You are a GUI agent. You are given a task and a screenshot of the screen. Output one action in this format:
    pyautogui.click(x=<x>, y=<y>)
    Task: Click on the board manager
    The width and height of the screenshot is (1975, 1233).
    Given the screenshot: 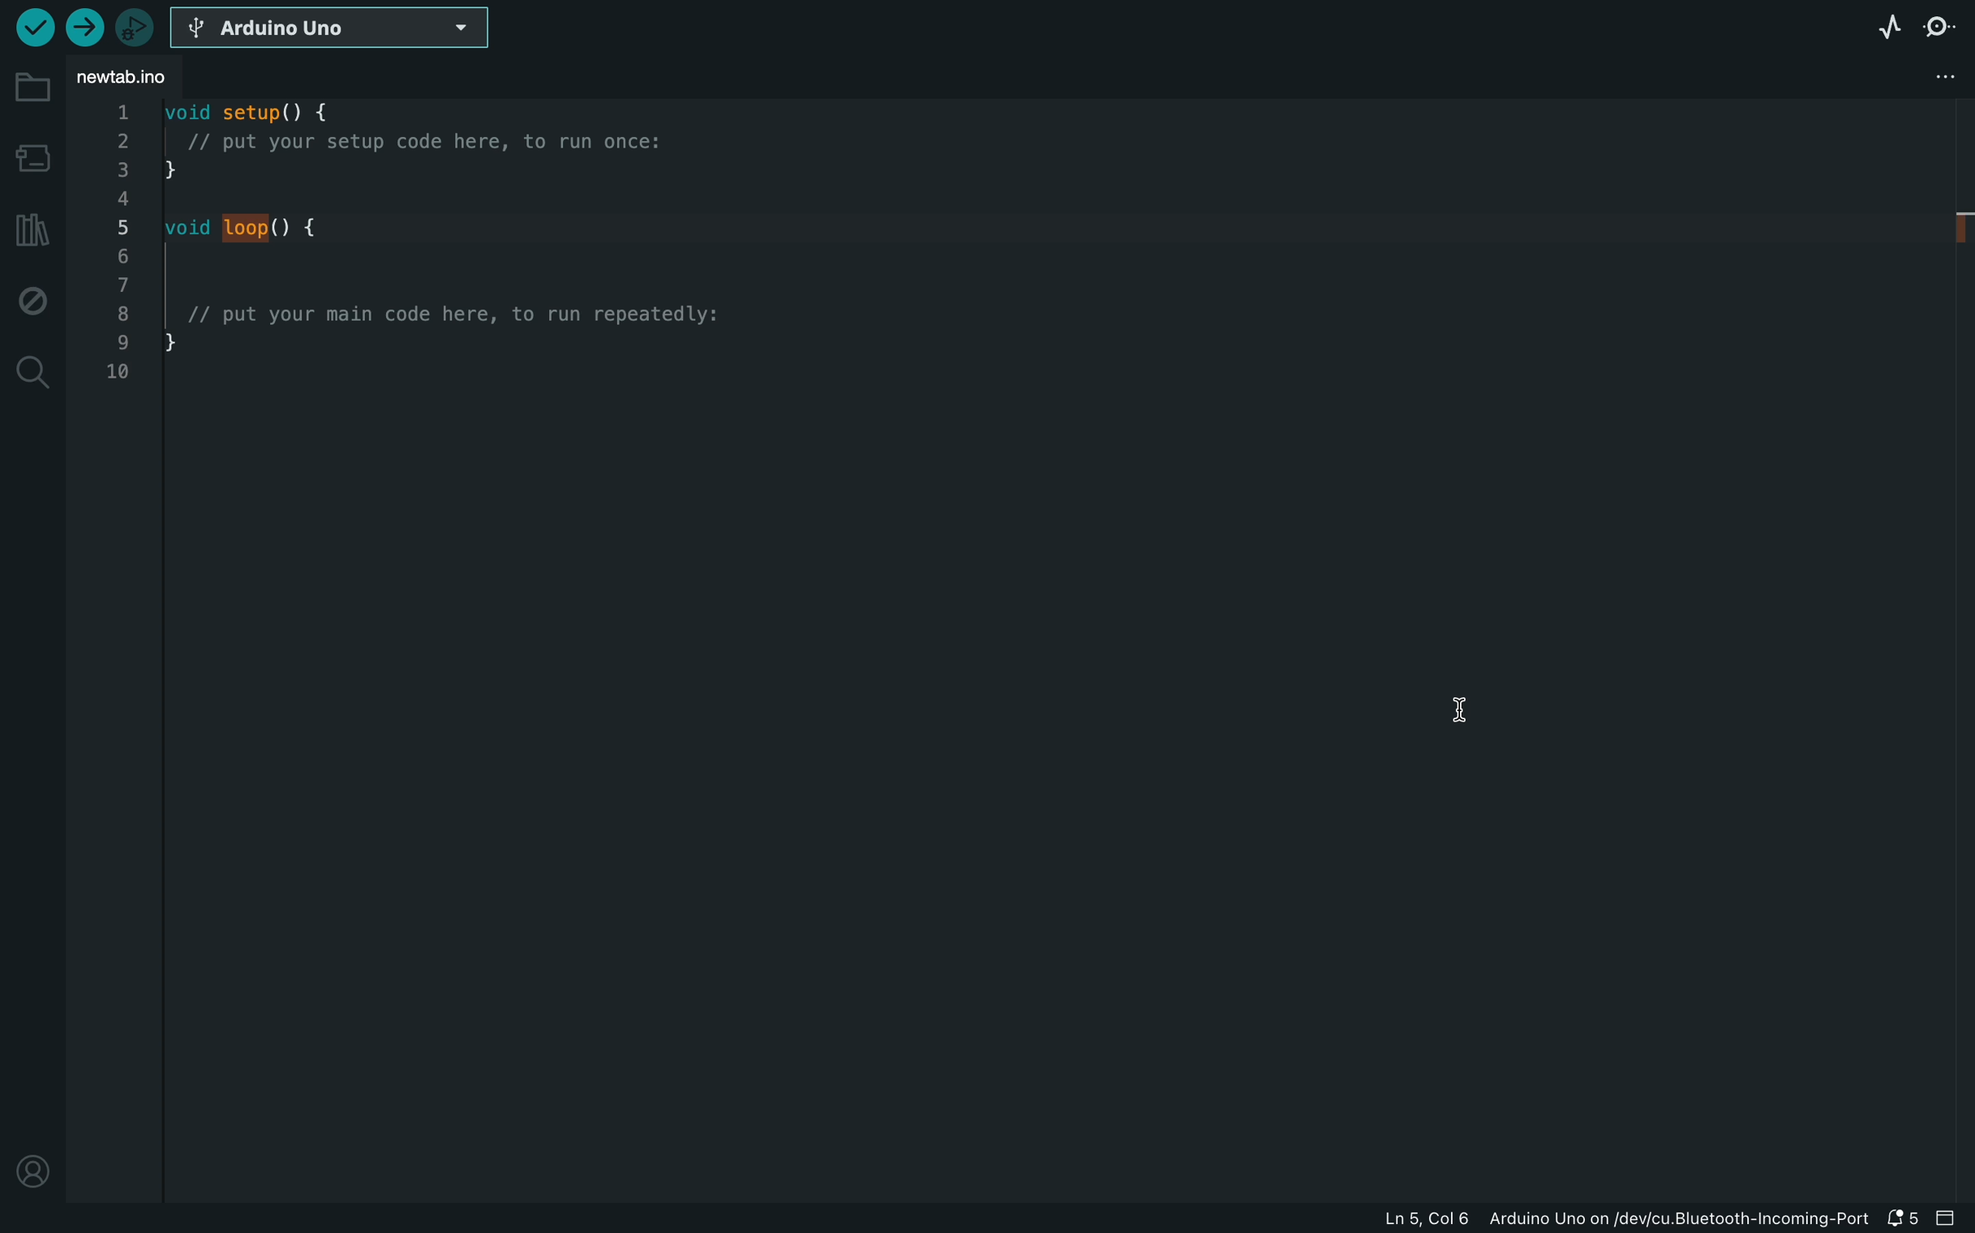 What is the action you would take?
    pyautogui.click(x=31, y=151)
    